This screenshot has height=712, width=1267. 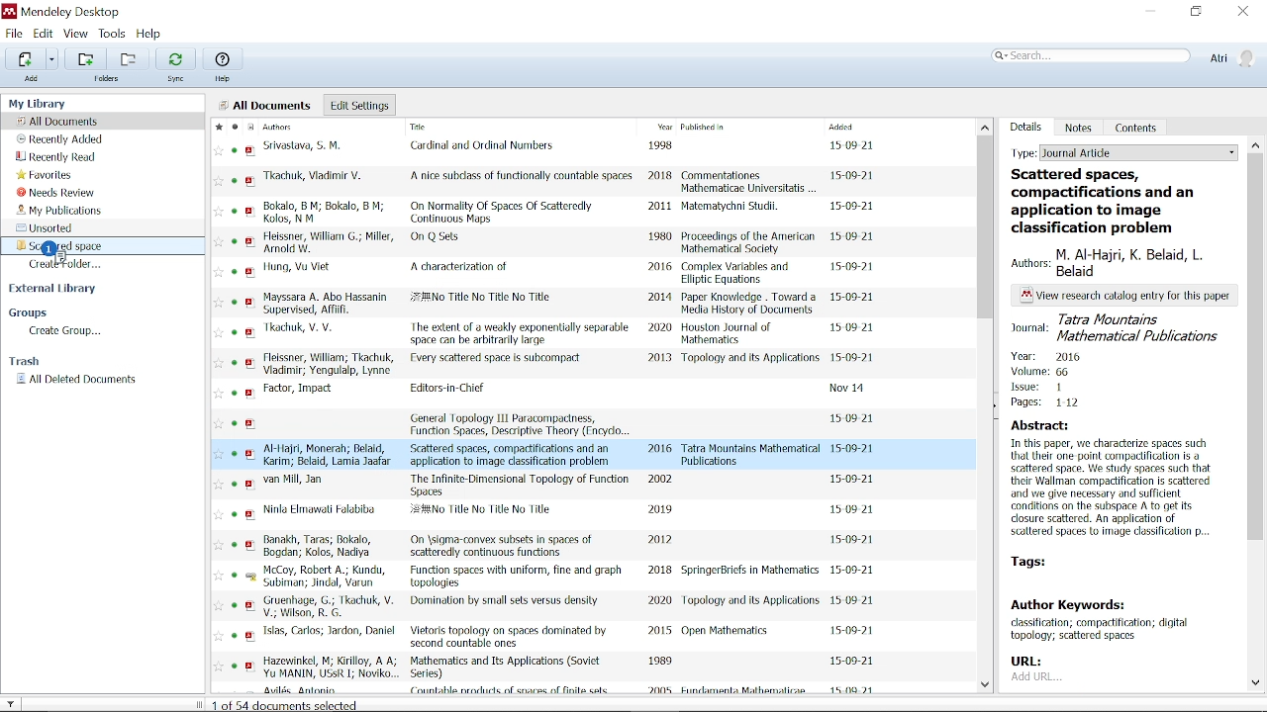 I want to click on Type of the current folder, so click(x=1123, y=151).